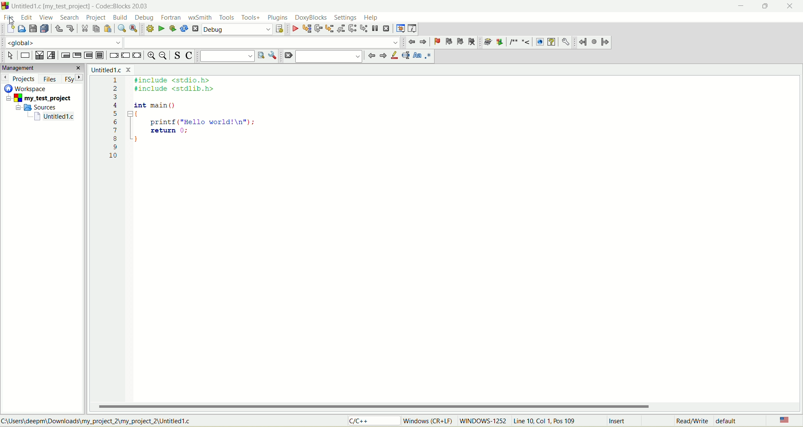 Image resolution: width=803 pixels, height=427 pixels. I want to click on comment, so click(519, 42).